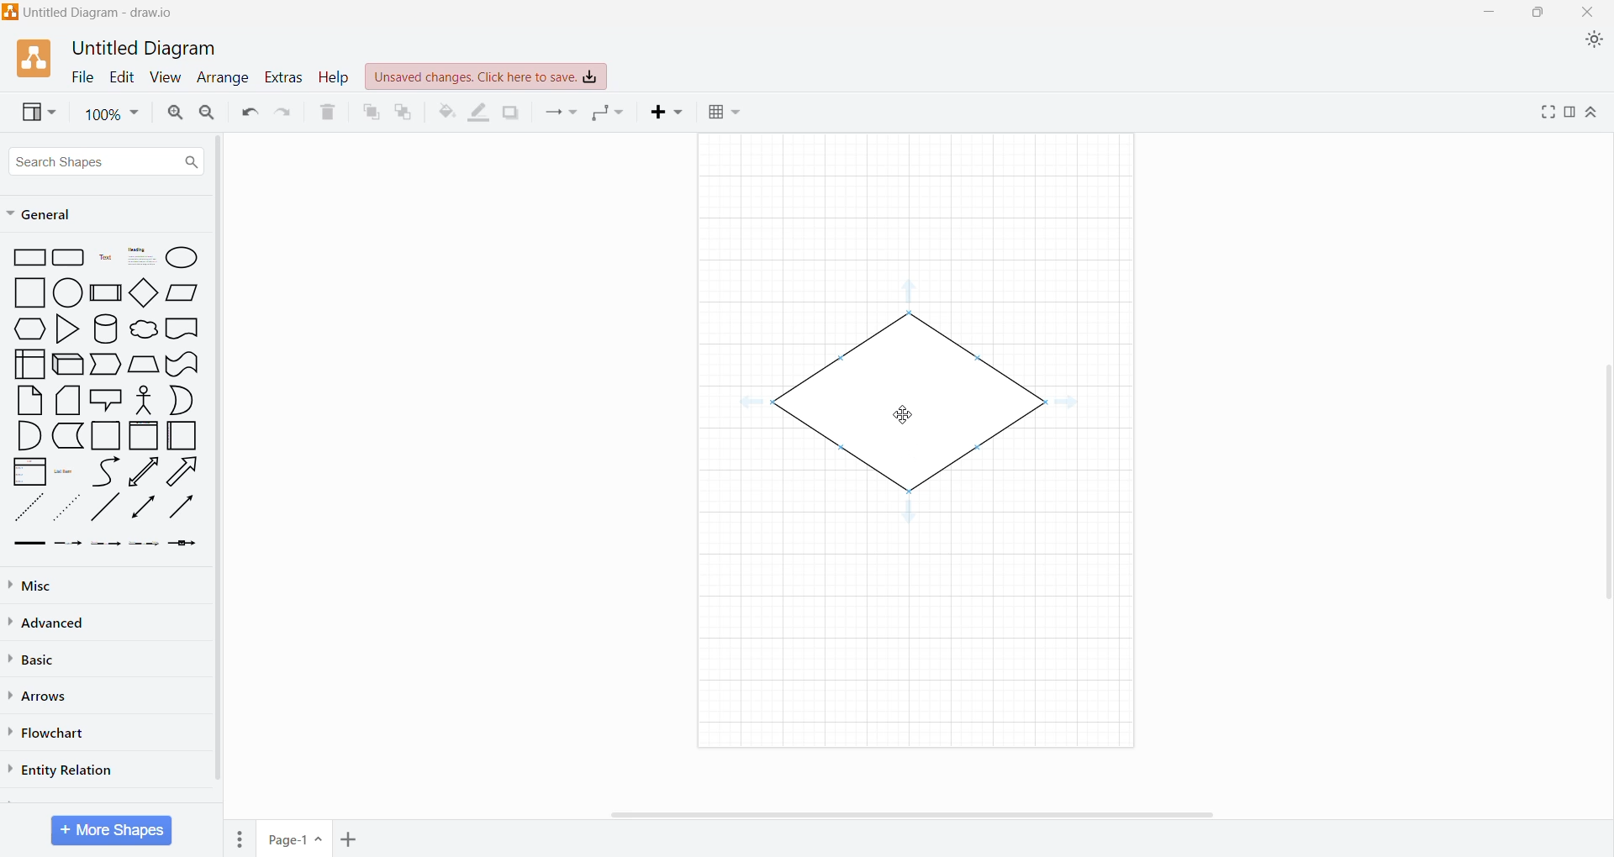 The width and height of the screenshot is (1614, 857). What do you see at coordinates (283, 77) in the screenshot?
I see `Extras` at bounding box center [283, 77].